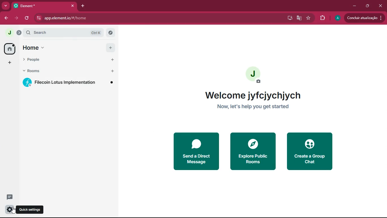 Image resolution: width=387 pixels, height=218 pixels. Describe the element at coordinates (196, 151) in the screenshot. I see `send a direct message` at that location.